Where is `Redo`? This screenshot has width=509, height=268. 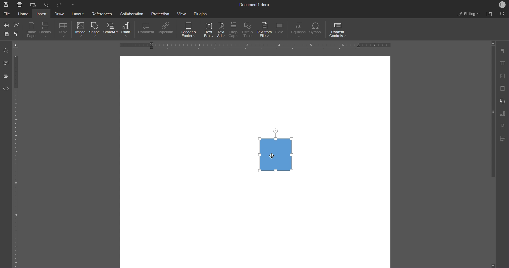
Redo is located at coordinates (60, 4).